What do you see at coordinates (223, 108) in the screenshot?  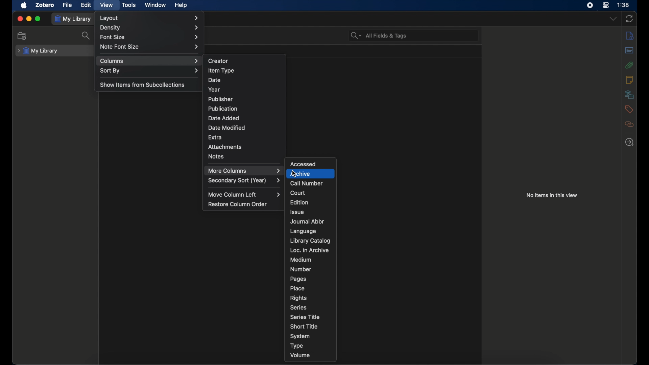 I see `publication` at bounding box center [223, 108].